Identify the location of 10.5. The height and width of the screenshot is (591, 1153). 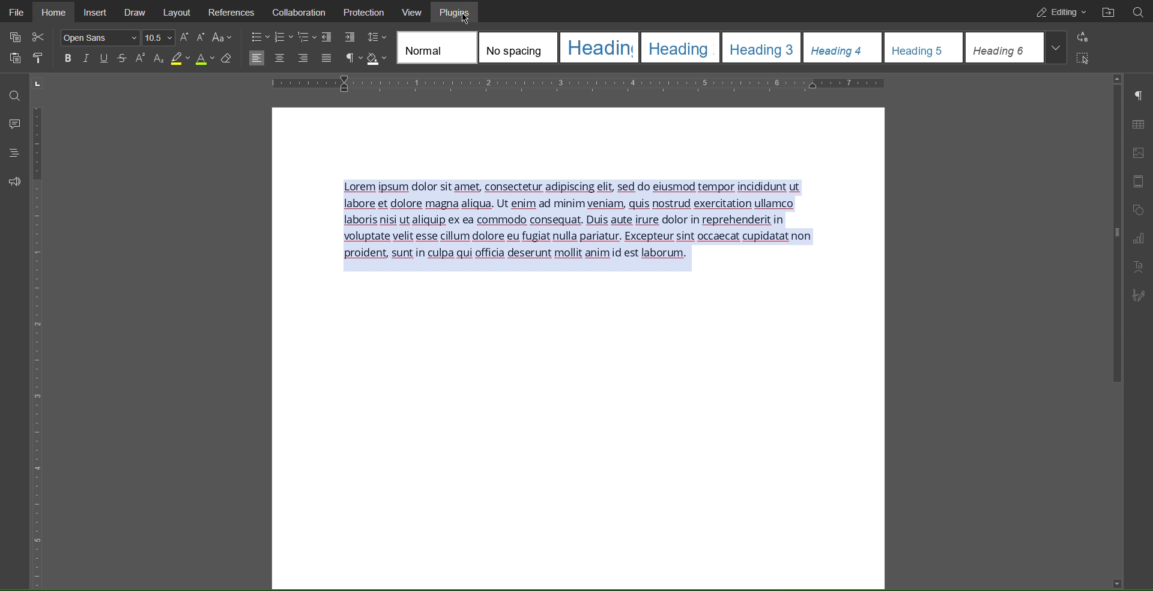
(159, 38).